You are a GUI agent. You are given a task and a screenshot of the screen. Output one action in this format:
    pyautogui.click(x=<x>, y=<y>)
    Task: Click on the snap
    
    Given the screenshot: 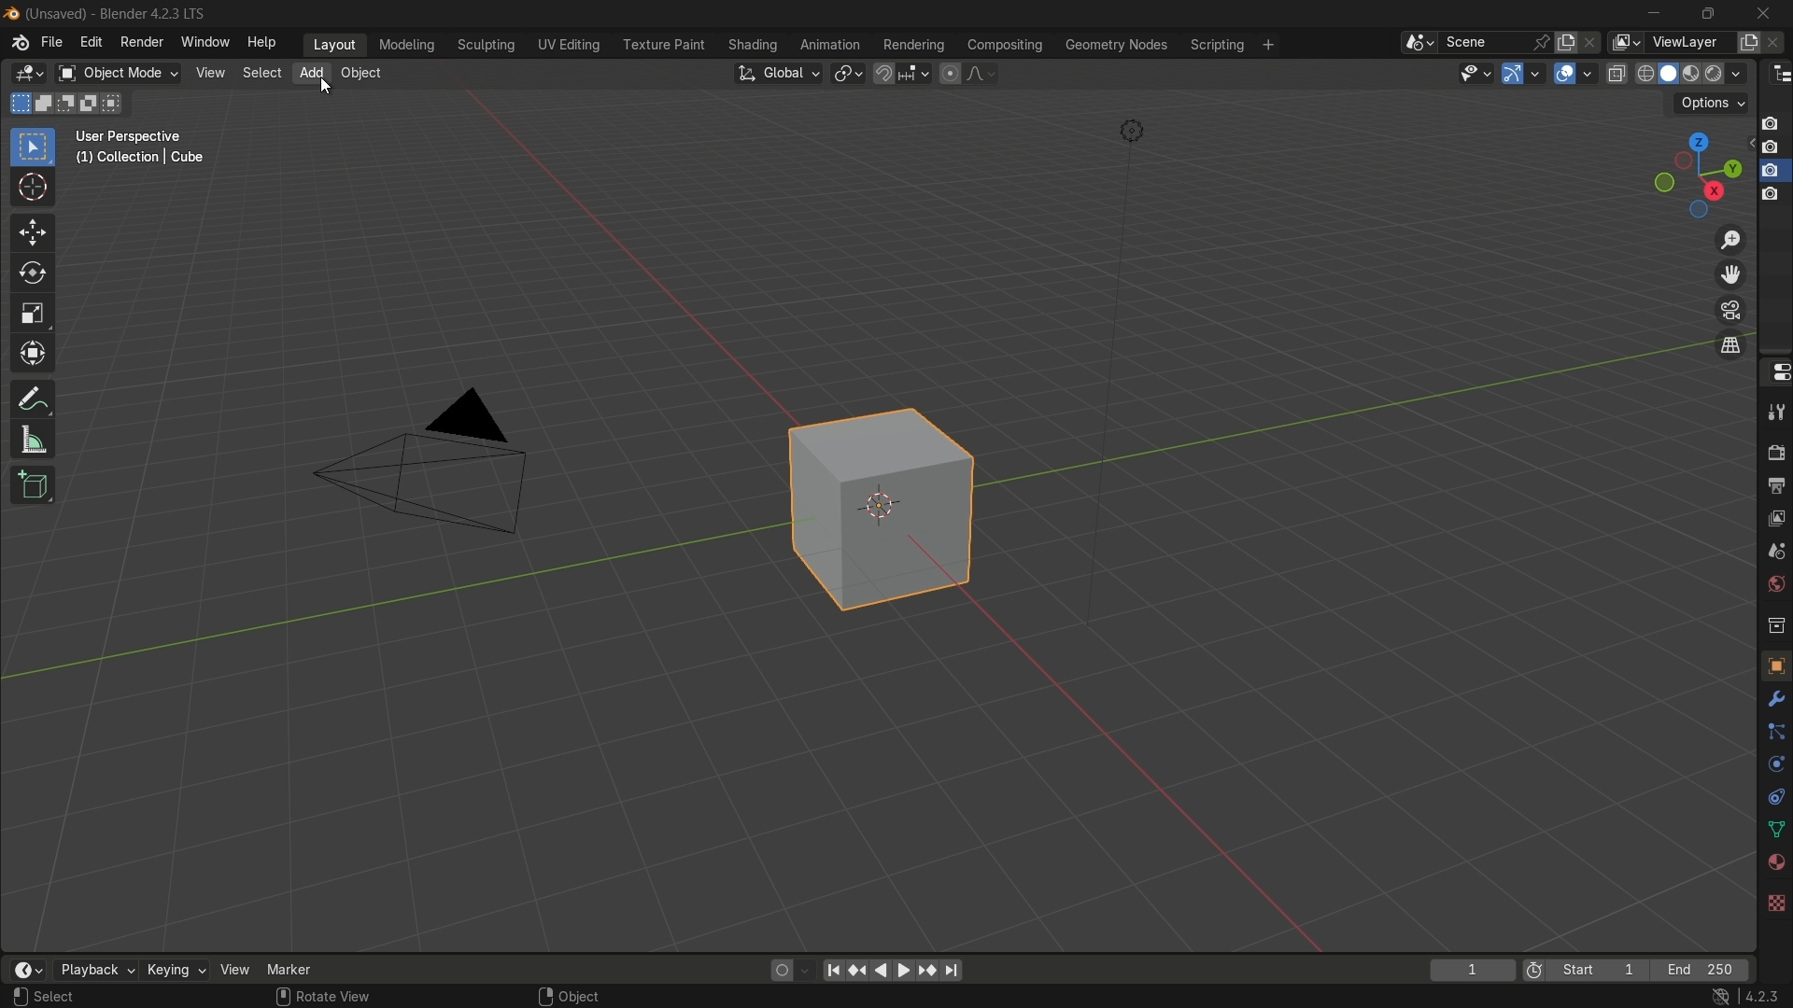 What is the action you would take?
    pyautogui.click(x=900, y=73)
    